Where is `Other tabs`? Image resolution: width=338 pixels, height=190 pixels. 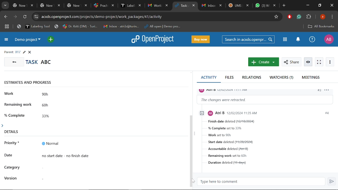 Other tabs is located at coordinates (239, 6).